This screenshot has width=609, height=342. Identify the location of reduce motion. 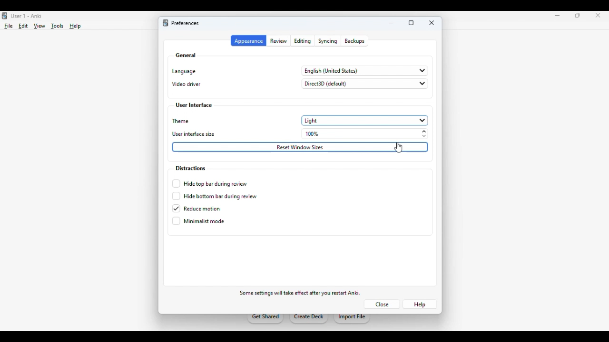
(196, 209).